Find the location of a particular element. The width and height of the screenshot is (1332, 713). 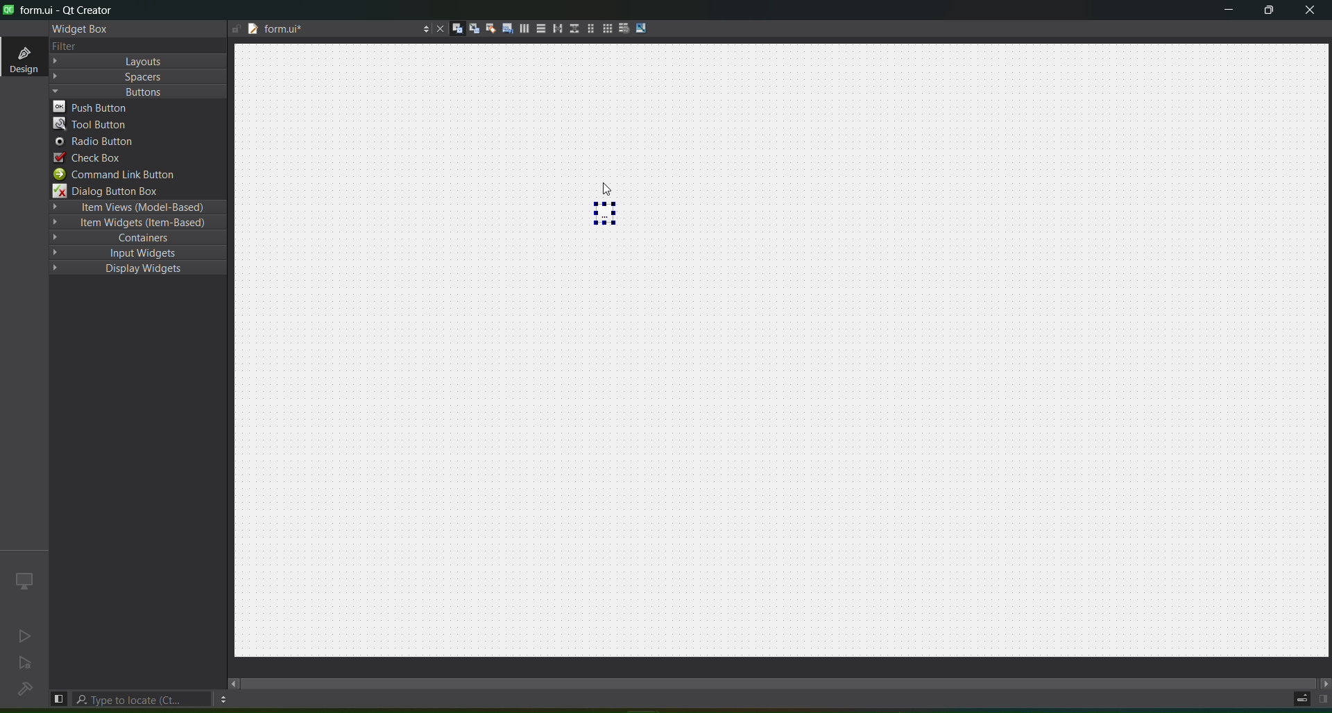

tool button is located at coordinates (138, 126).